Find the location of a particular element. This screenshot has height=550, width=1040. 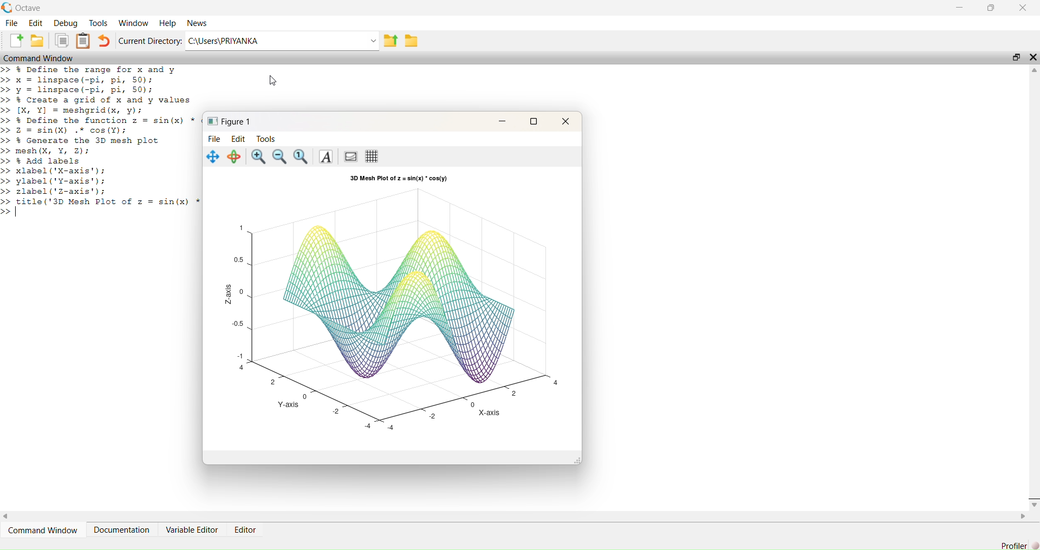

Copy is located at coordinates (60, 40).